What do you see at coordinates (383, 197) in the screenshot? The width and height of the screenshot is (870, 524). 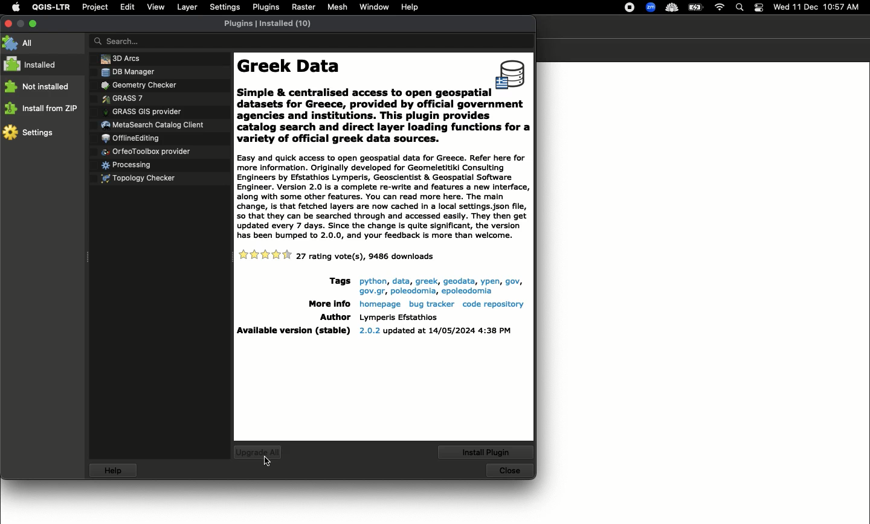 I see `Greek data` at bounding box center [383, 197].